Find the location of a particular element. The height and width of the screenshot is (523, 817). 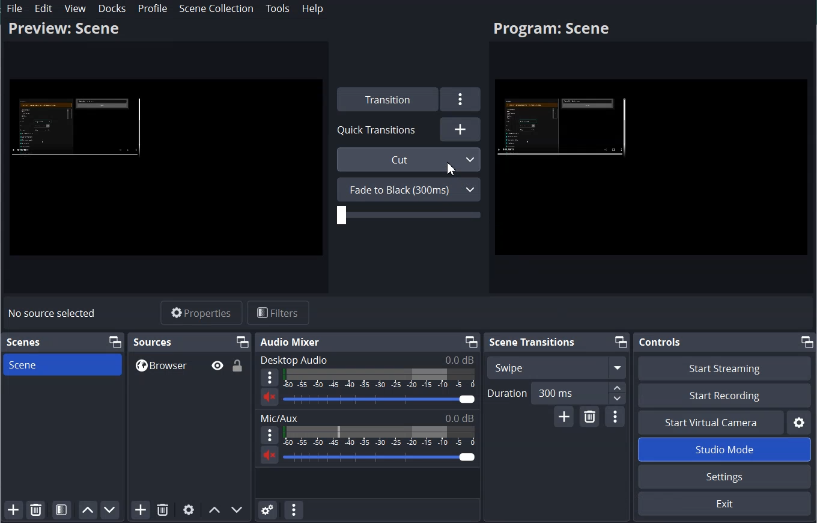

Maximize is located at coordinates (470, 341).